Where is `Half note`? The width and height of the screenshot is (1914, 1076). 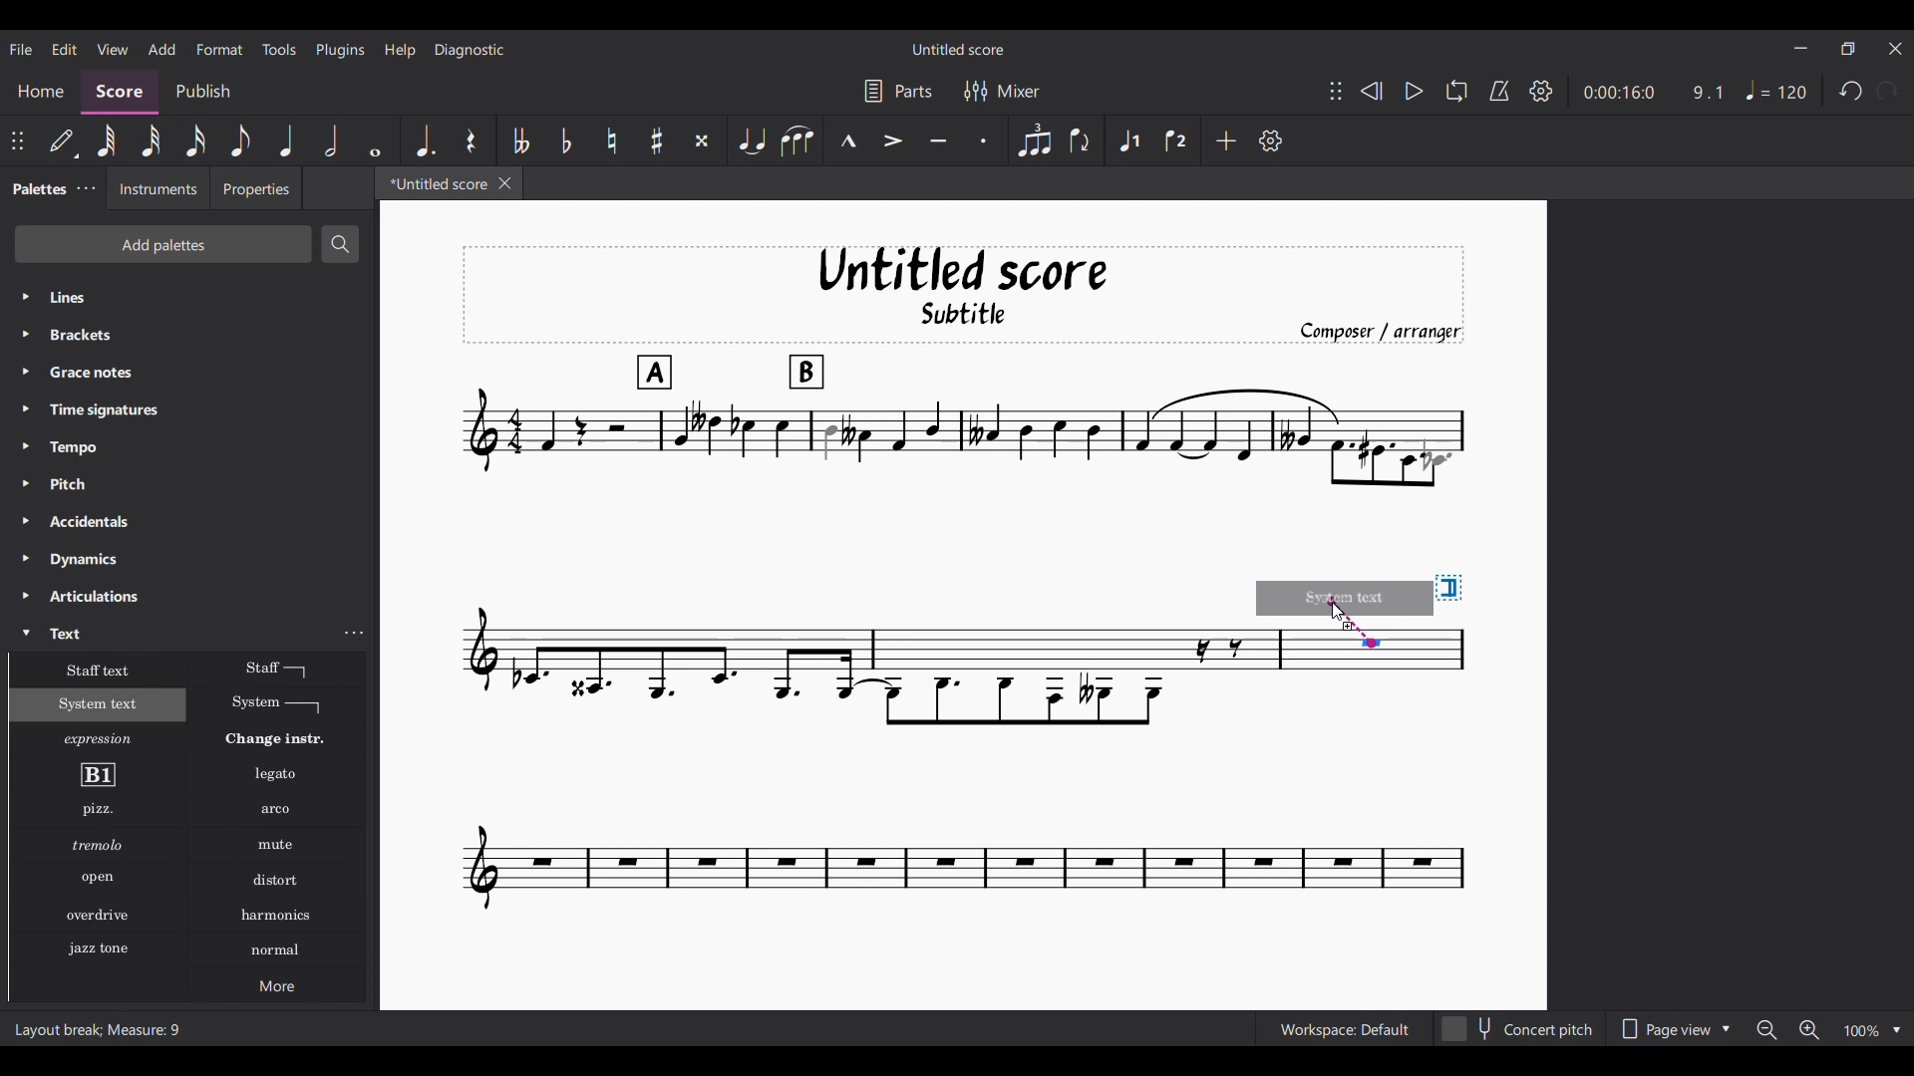
Half note is located at coordinates (331, 139).